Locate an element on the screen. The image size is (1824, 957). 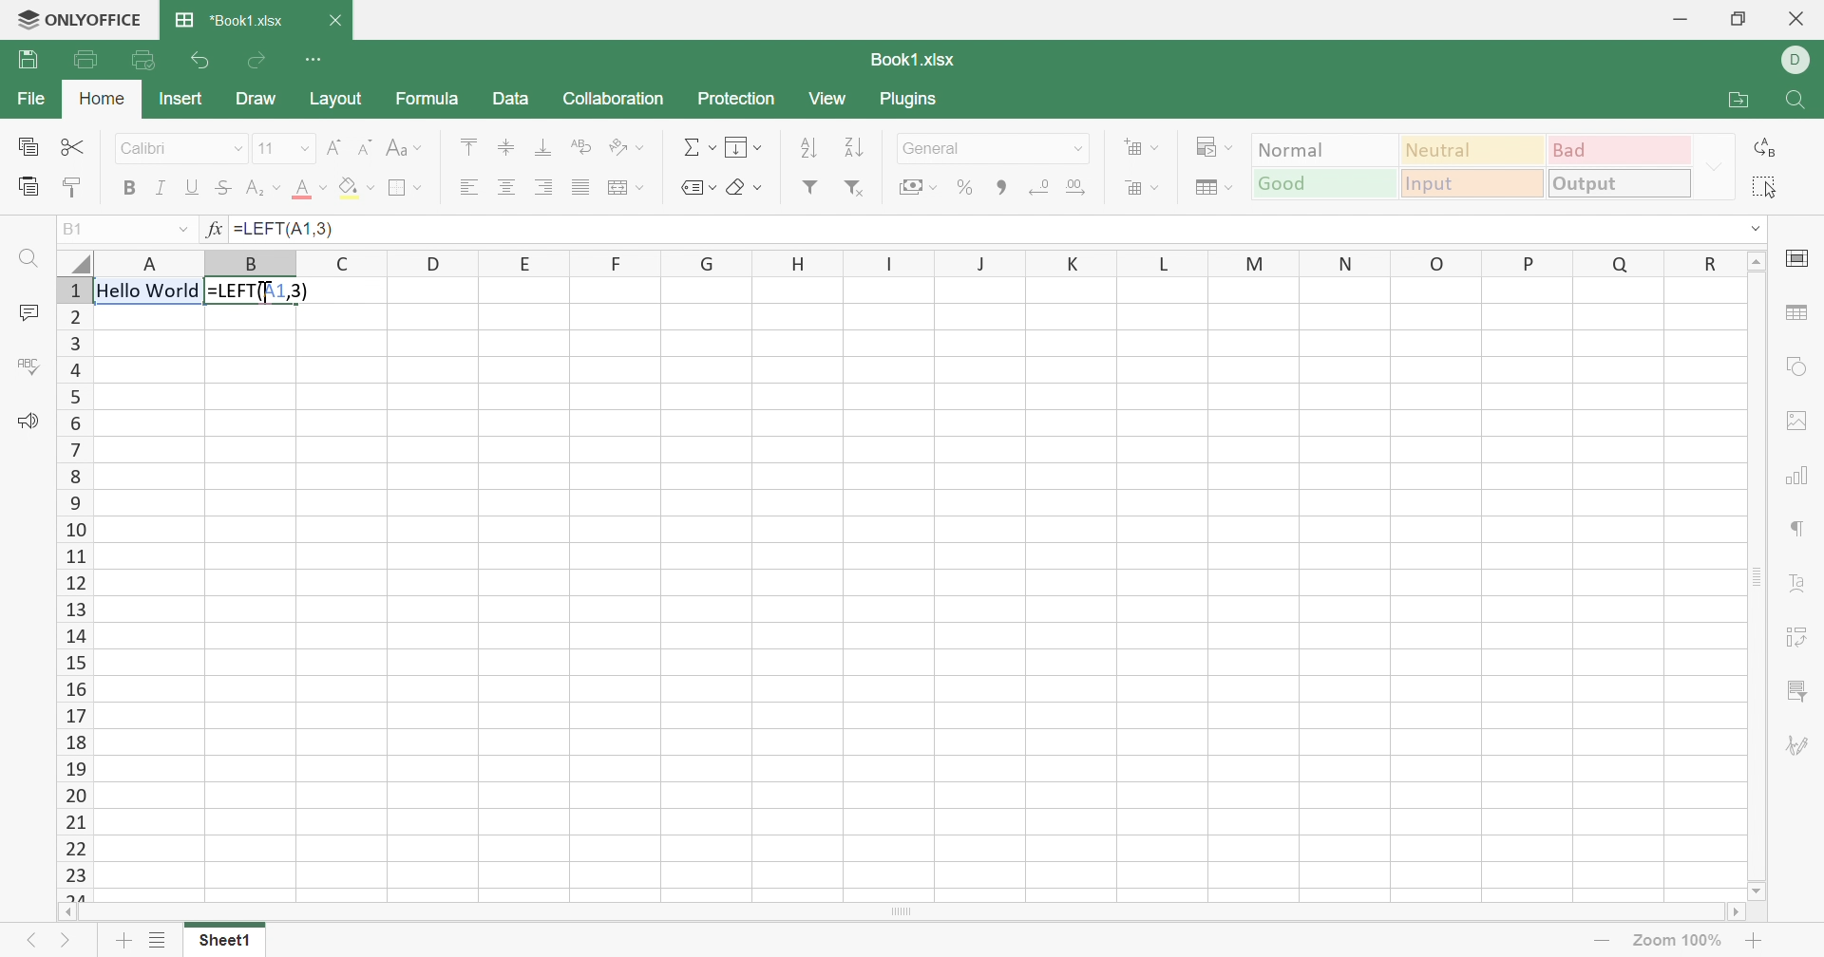
Sort ascending is located at coordinates (809, 148).